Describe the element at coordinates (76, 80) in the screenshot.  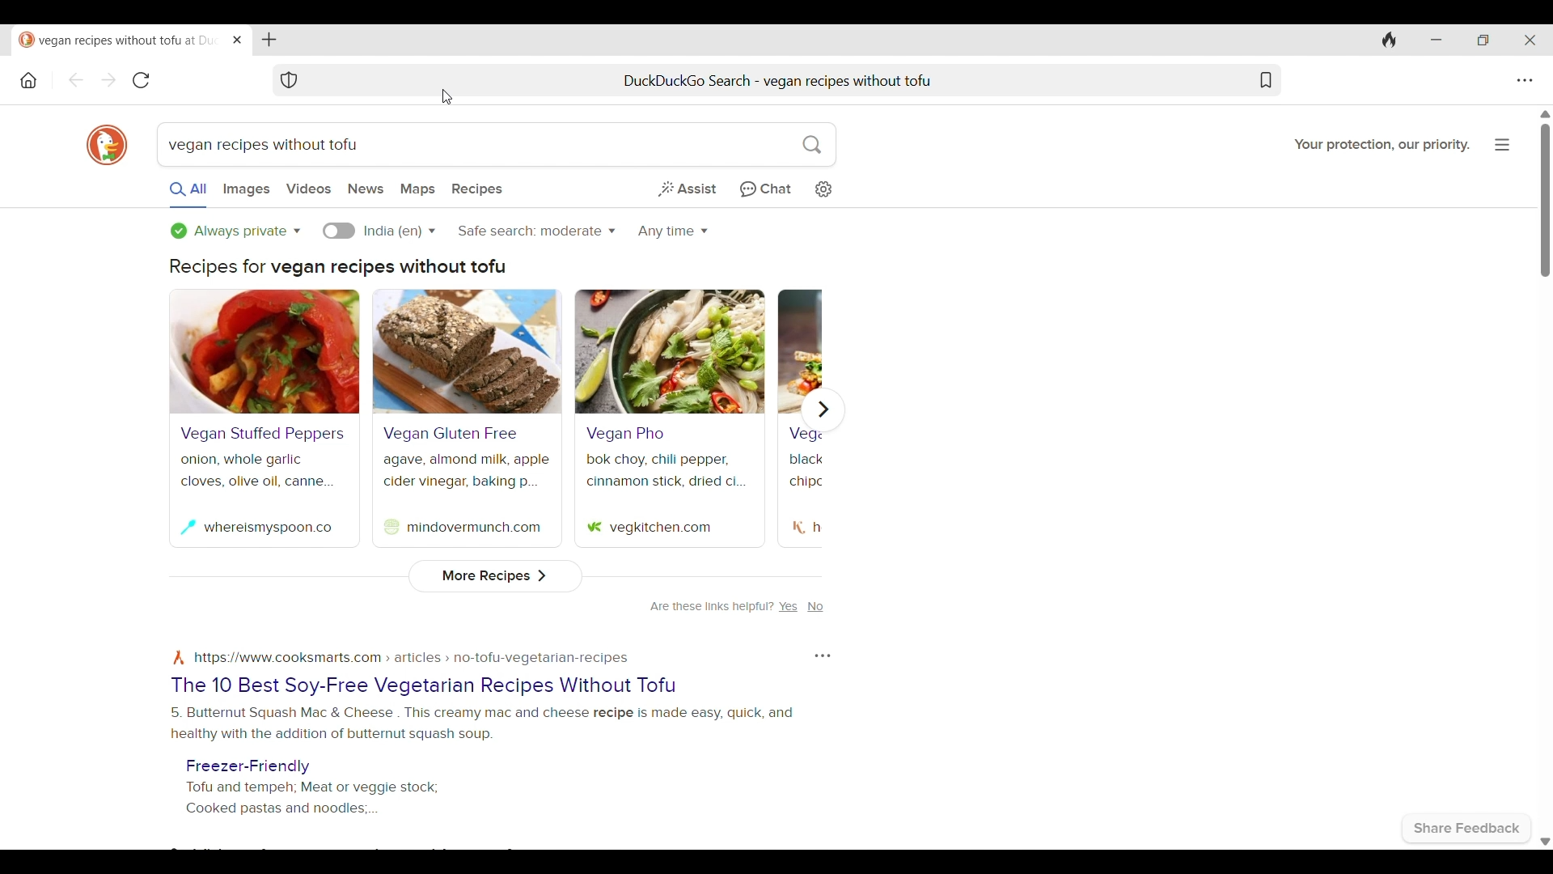
I see `Go back` at that location.